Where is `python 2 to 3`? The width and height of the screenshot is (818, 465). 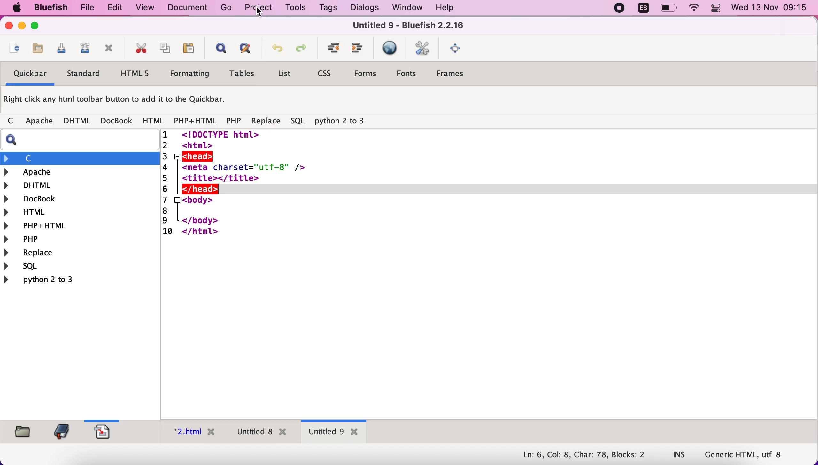 python 2 to 3 is located at coordinates (50, 280).